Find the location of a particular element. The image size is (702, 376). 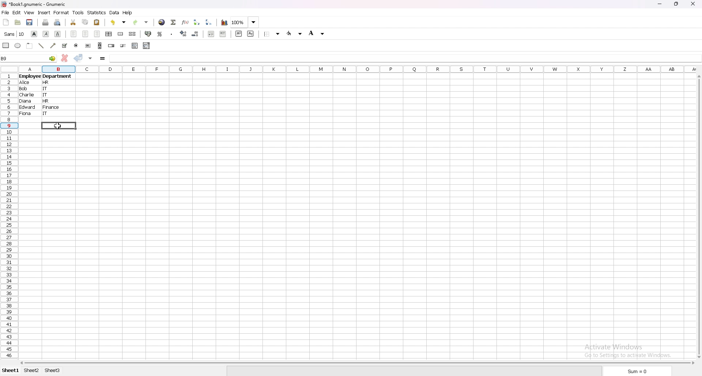

accept changes is located at coordinates (79, 57).